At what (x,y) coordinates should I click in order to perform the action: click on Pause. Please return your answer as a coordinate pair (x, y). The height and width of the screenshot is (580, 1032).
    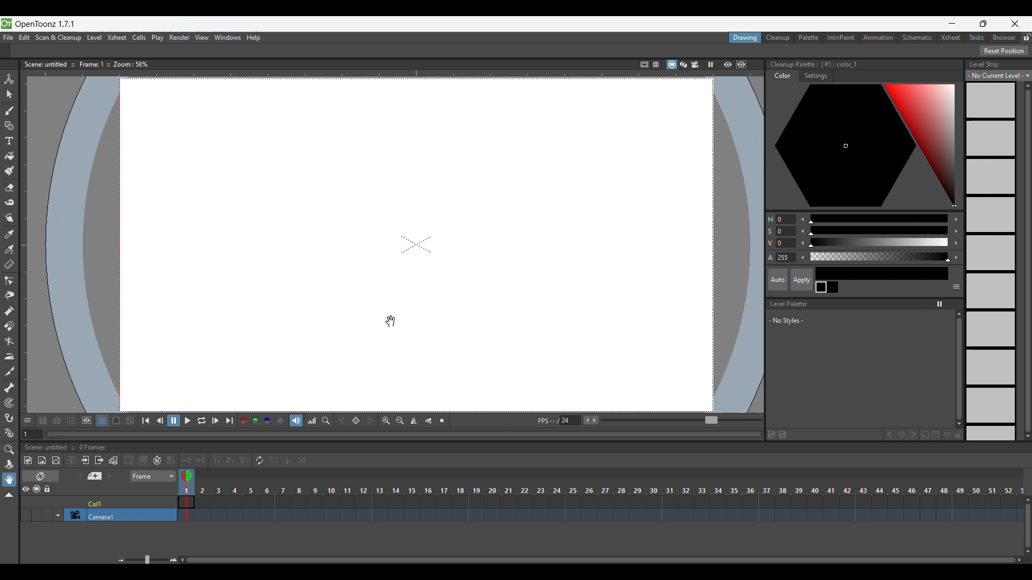
    Looking at the image, I should click on (174, 421).